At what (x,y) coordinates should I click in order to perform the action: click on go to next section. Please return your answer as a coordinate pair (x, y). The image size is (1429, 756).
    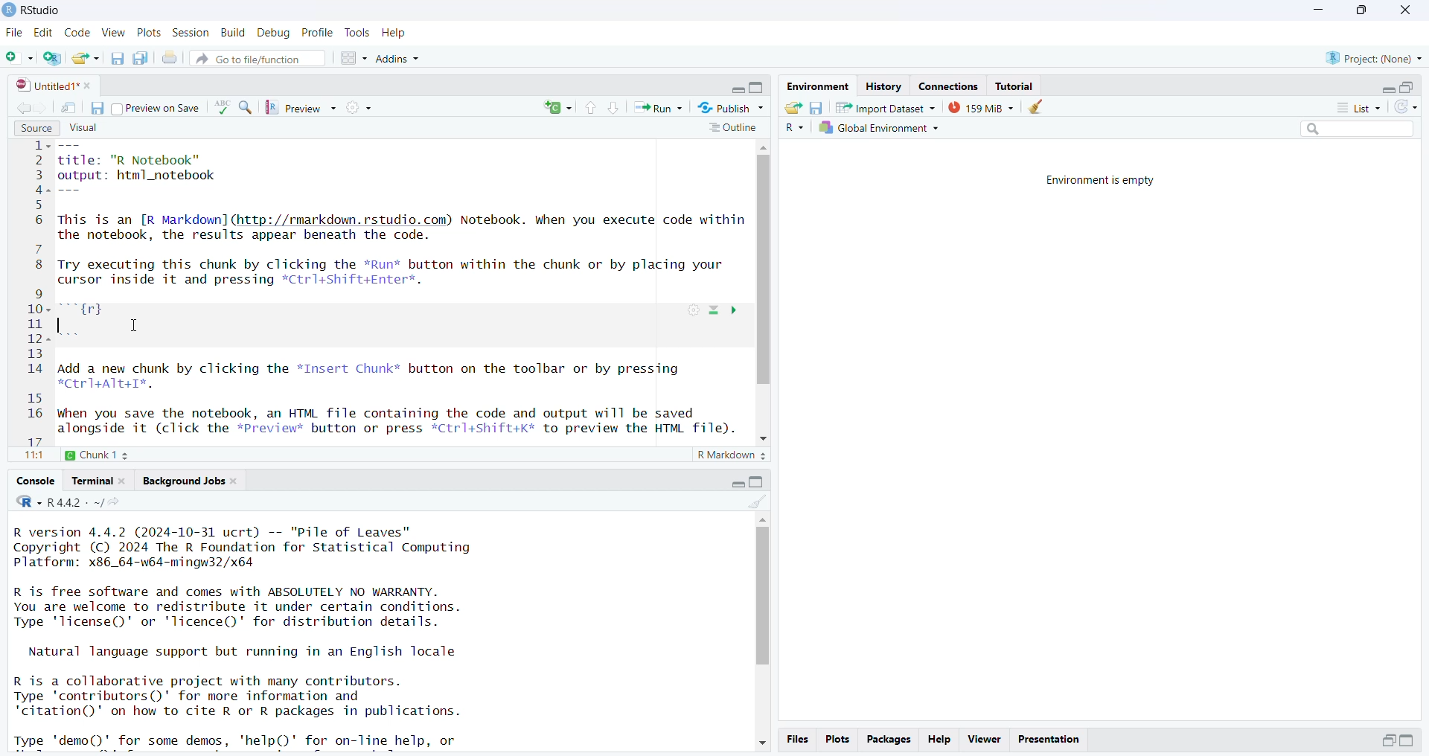
    Looking at the image, I should click on (616, 109).